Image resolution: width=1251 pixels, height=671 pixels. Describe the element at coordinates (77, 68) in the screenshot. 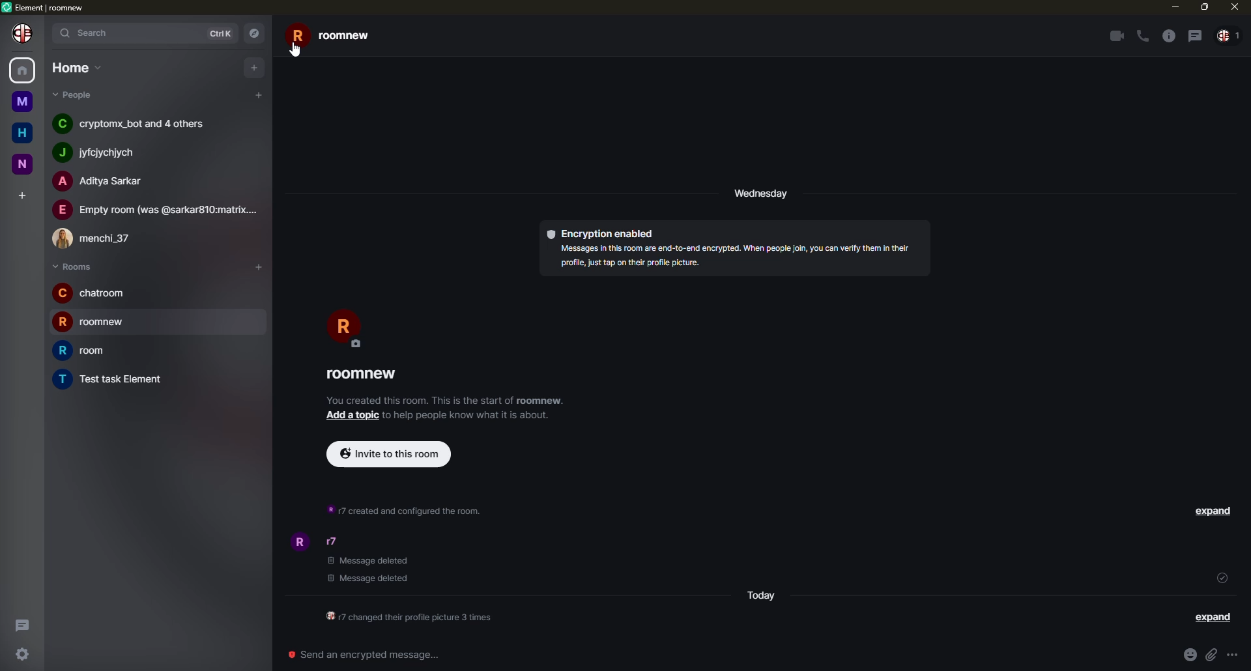

I see `home` at that location.